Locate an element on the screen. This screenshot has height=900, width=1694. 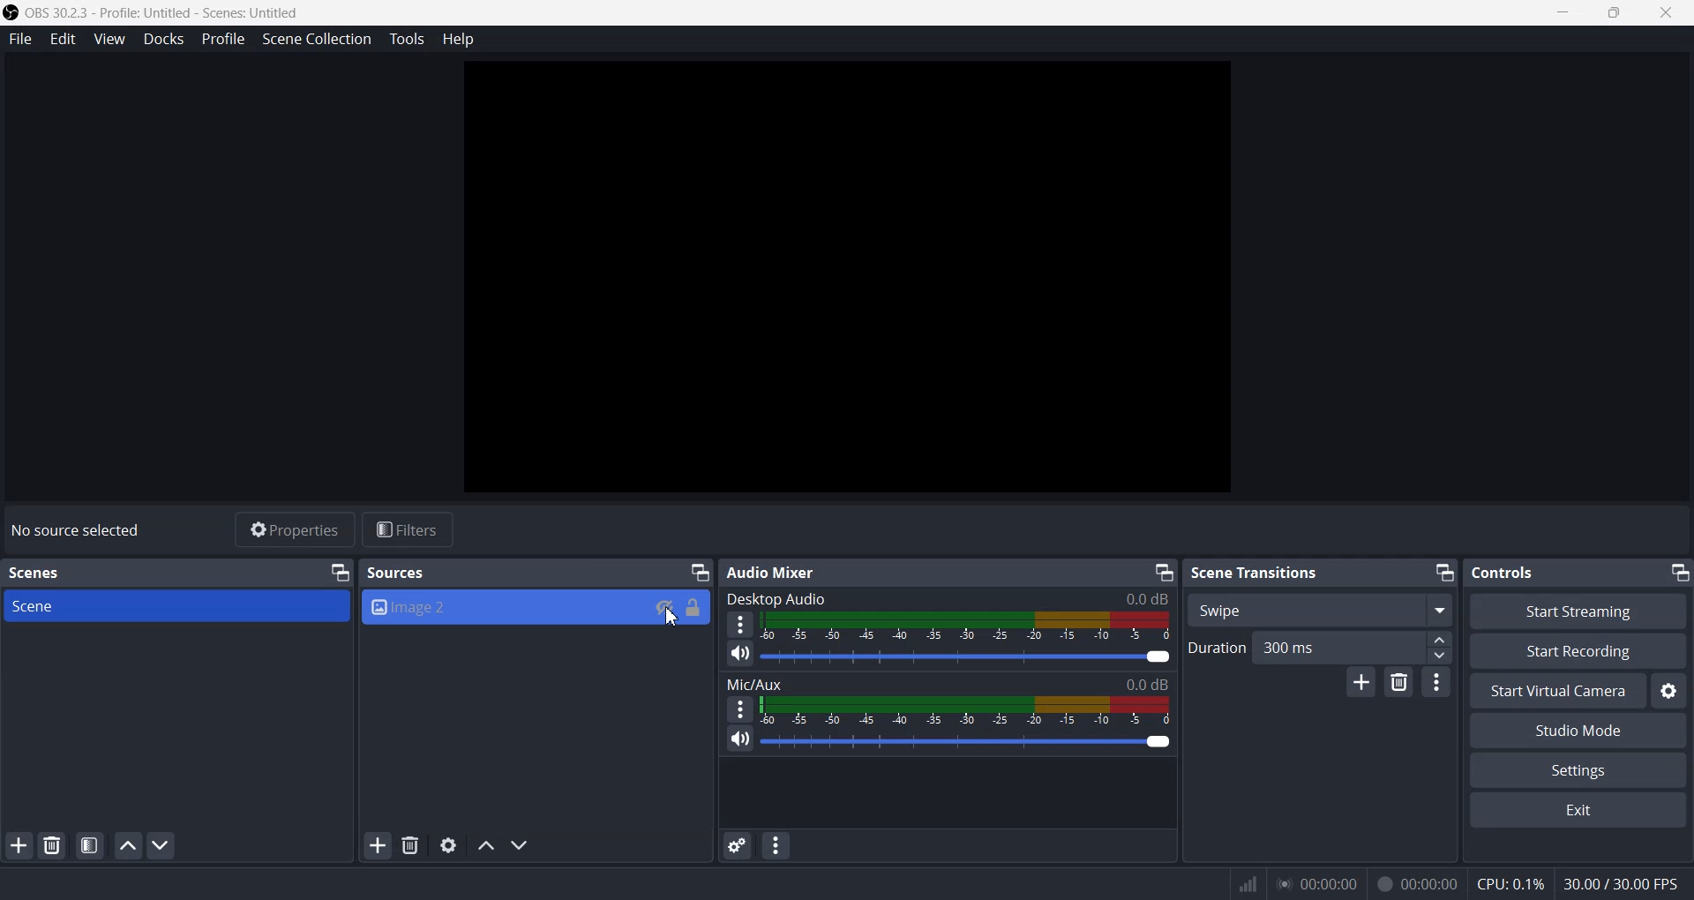
Swipe is located at coordinates (1320, 608).